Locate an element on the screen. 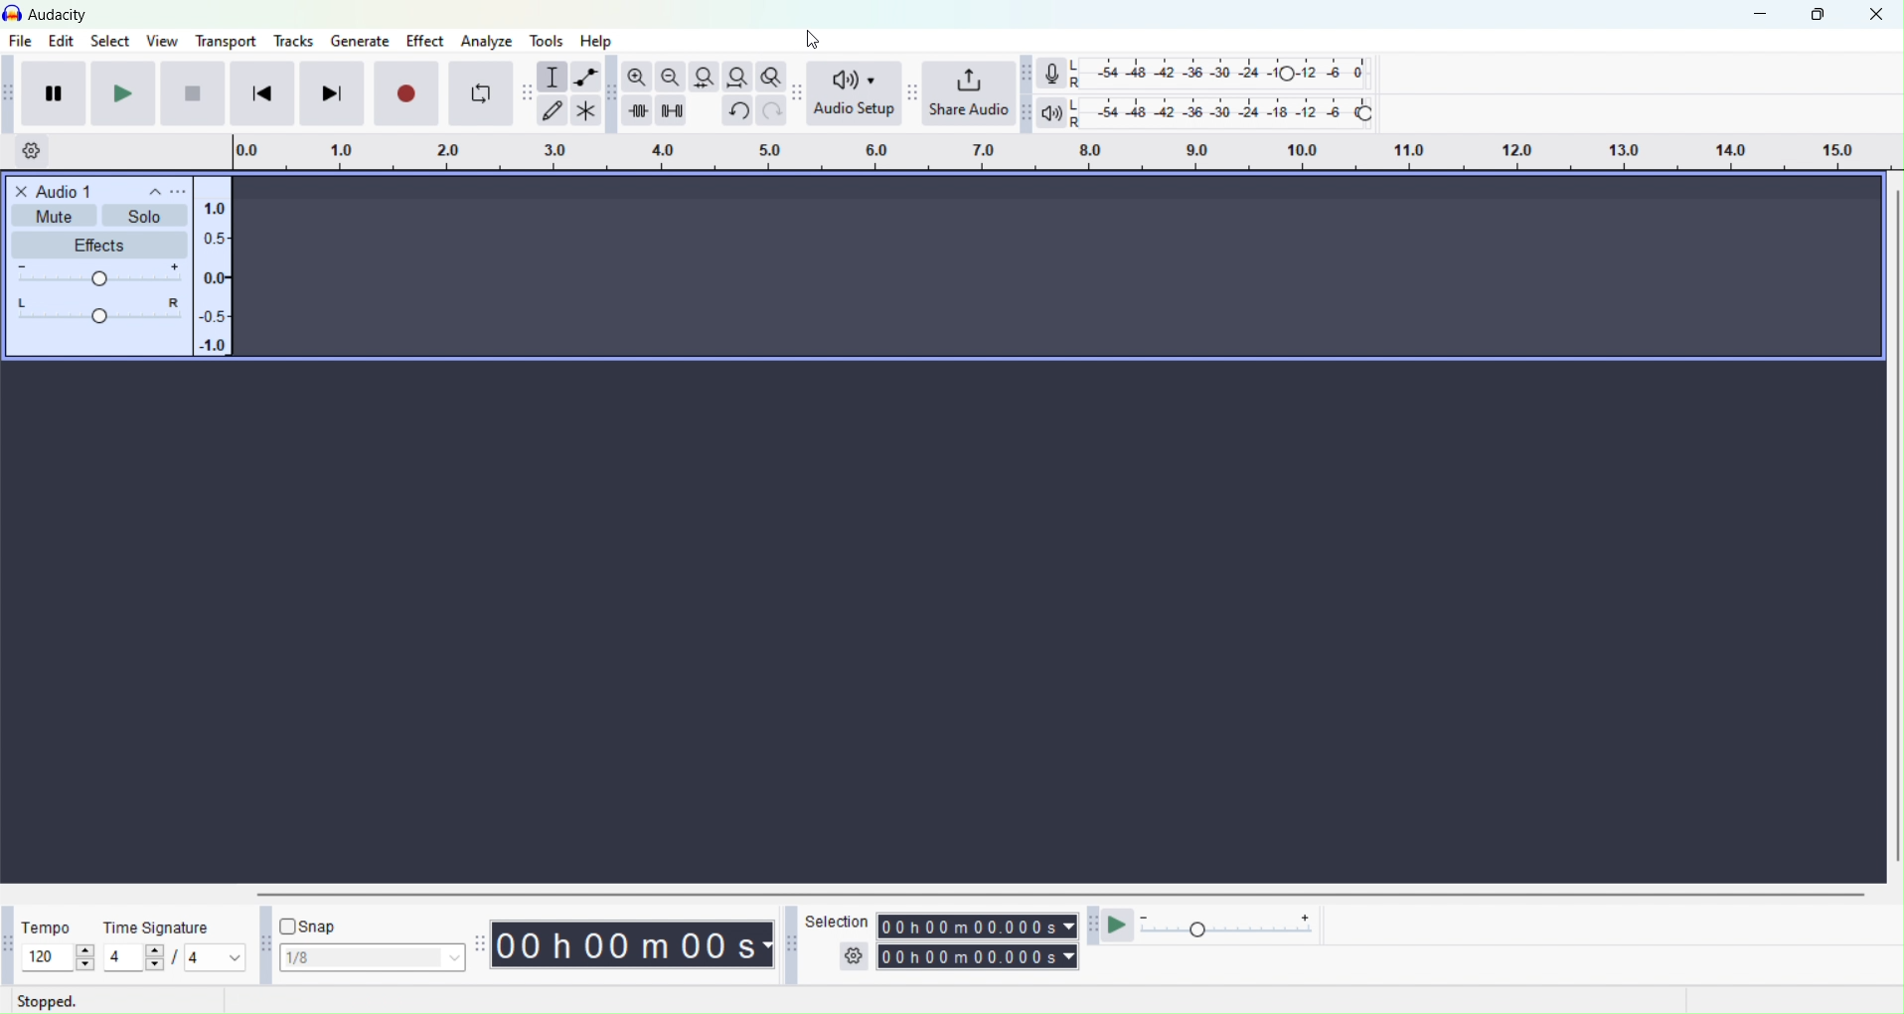 This screenshot has width=1904, height=1014. Playback meter is located at coordinates (1053, 112).